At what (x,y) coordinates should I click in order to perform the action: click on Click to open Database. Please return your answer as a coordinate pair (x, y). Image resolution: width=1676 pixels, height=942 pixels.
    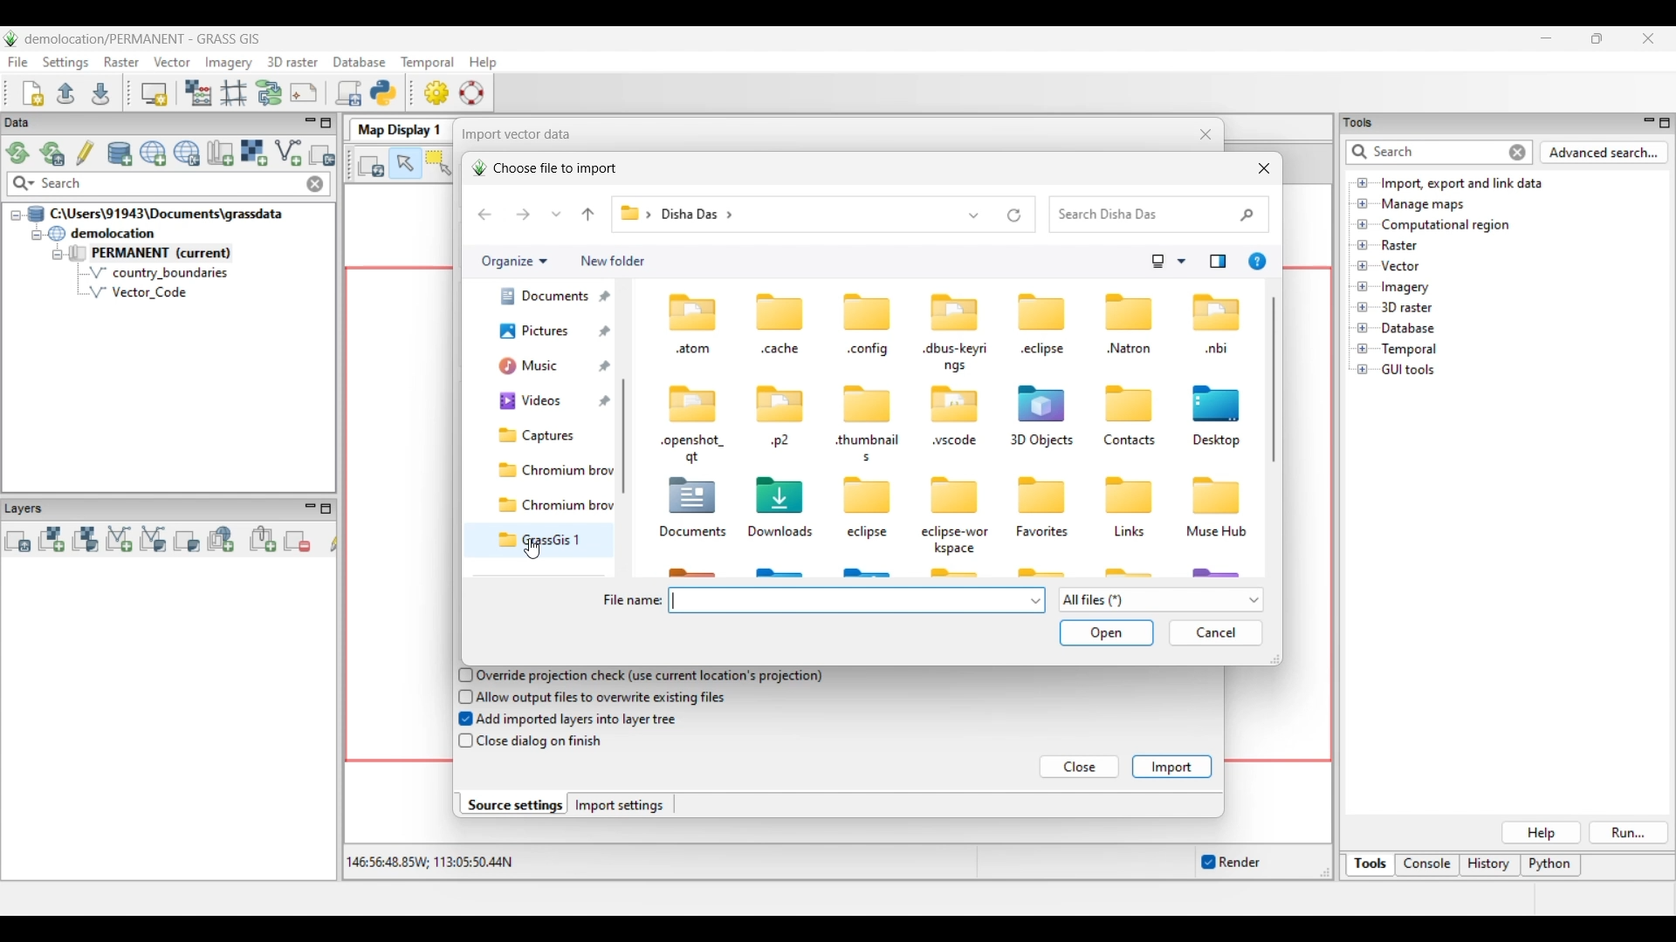
    Looking at the image, I should click on (1363, 328).